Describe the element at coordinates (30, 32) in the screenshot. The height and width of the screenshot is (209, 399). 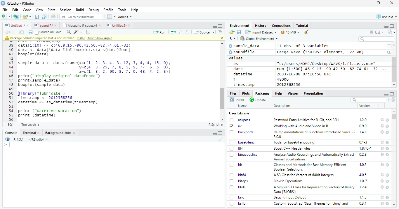
I see `Save` at that location.